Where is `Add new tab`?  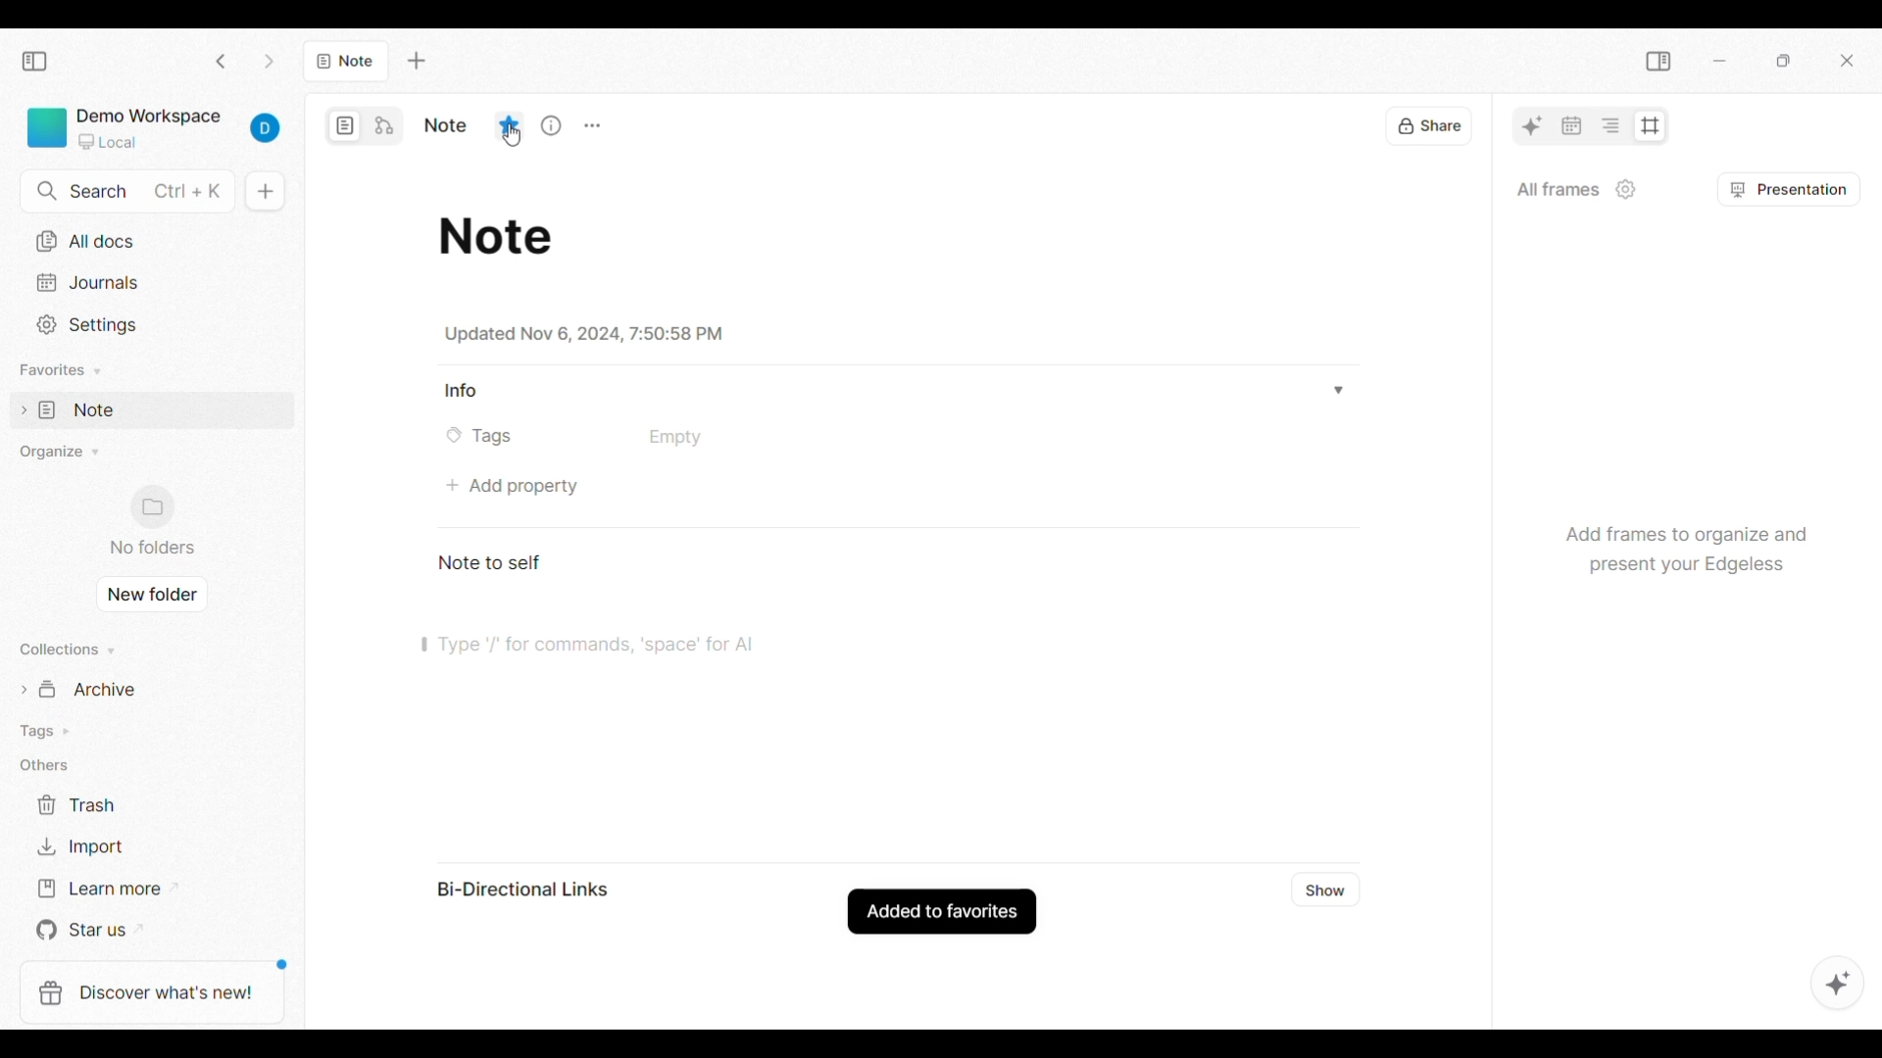
Add new tab is located at coordinates (417, 61).